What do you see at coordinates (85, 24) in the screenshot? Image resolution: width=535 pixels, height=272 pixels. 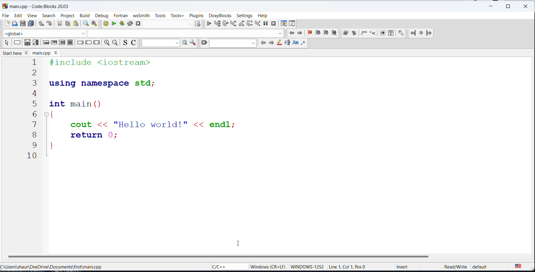 I see `FIND` at bounding box center [85, 24].